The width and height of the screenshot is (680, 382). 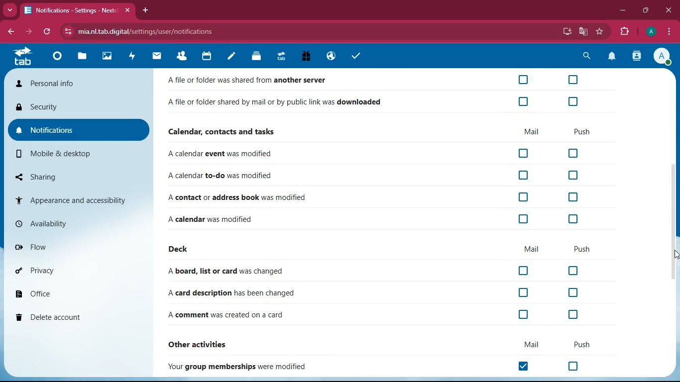 What do you see at coordinates (75, 292) in the screenshot?
I see `office` at bounding box center [75, 292].